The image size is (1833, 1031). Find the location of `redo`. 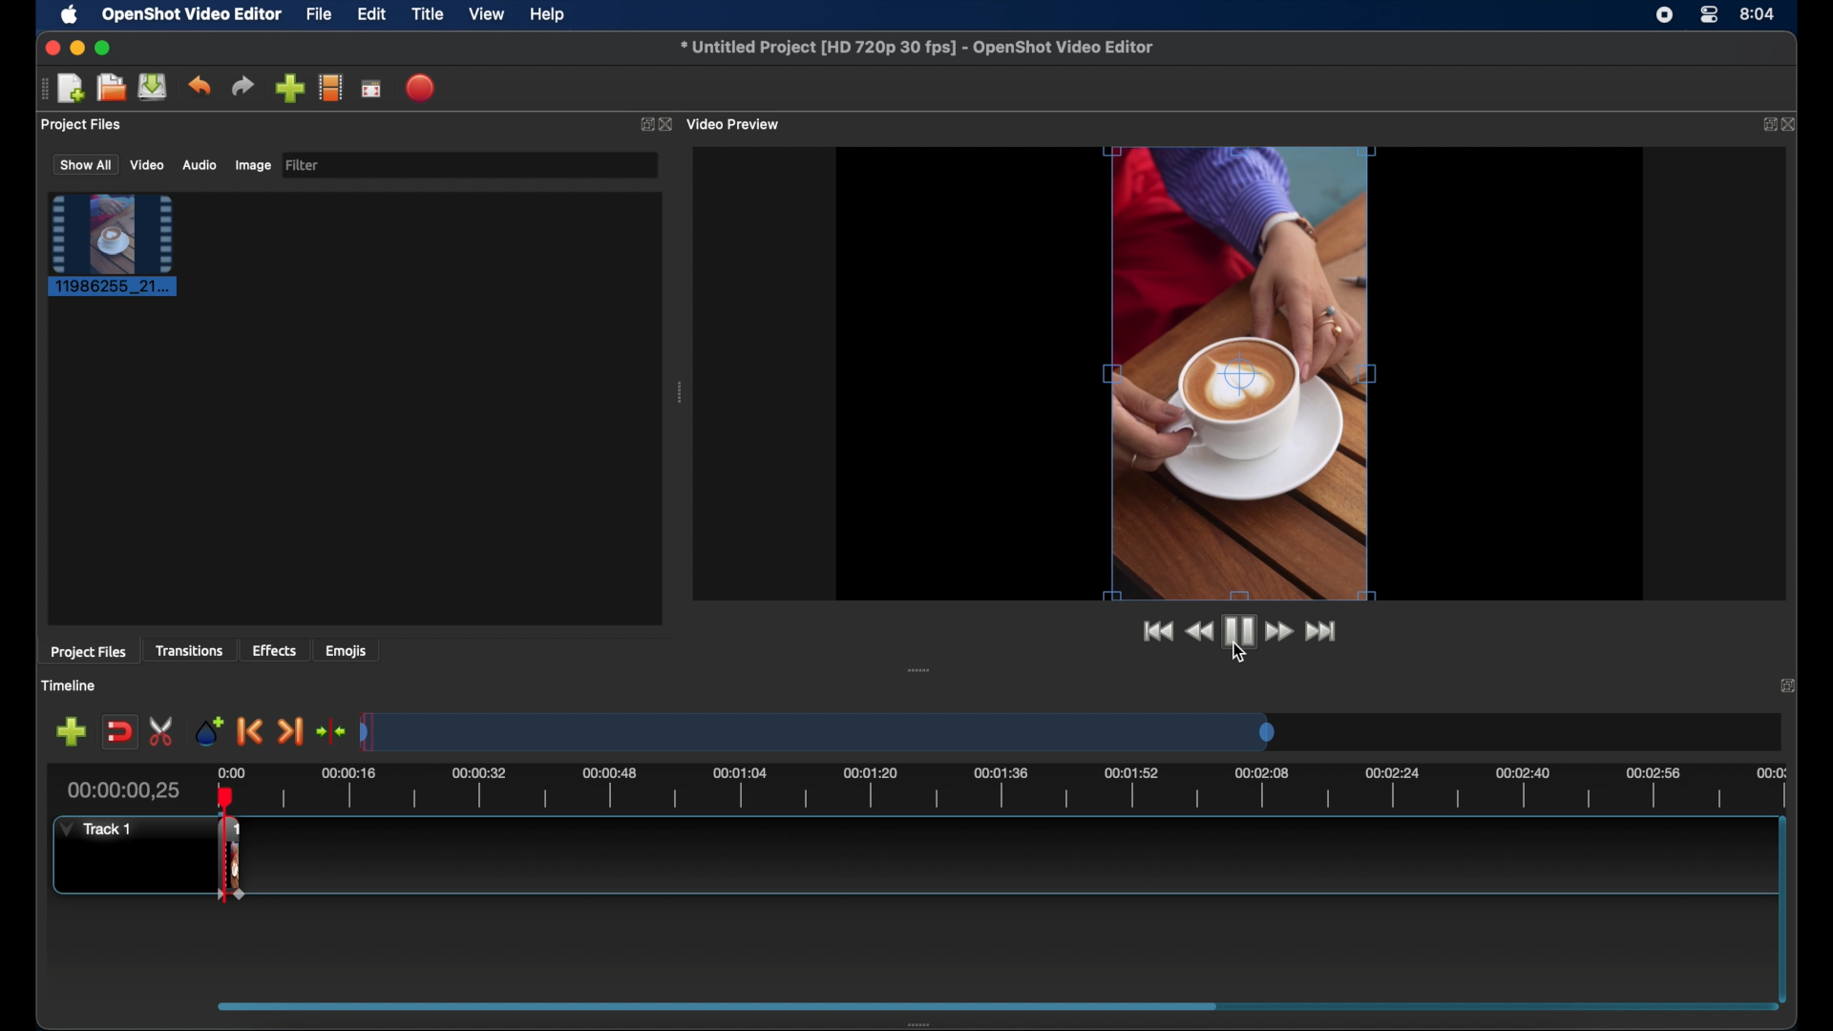

redo is located at coordinates (242, 85).